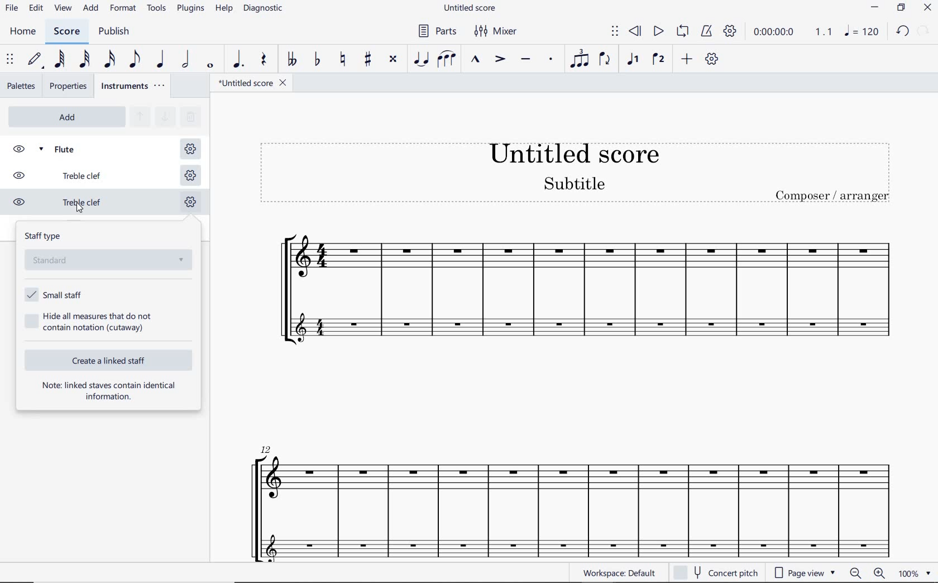 This screenshot has height=583, width=938. I want to click on REMOVE SELECTED INSTRUMENTS, so click(189, 116).